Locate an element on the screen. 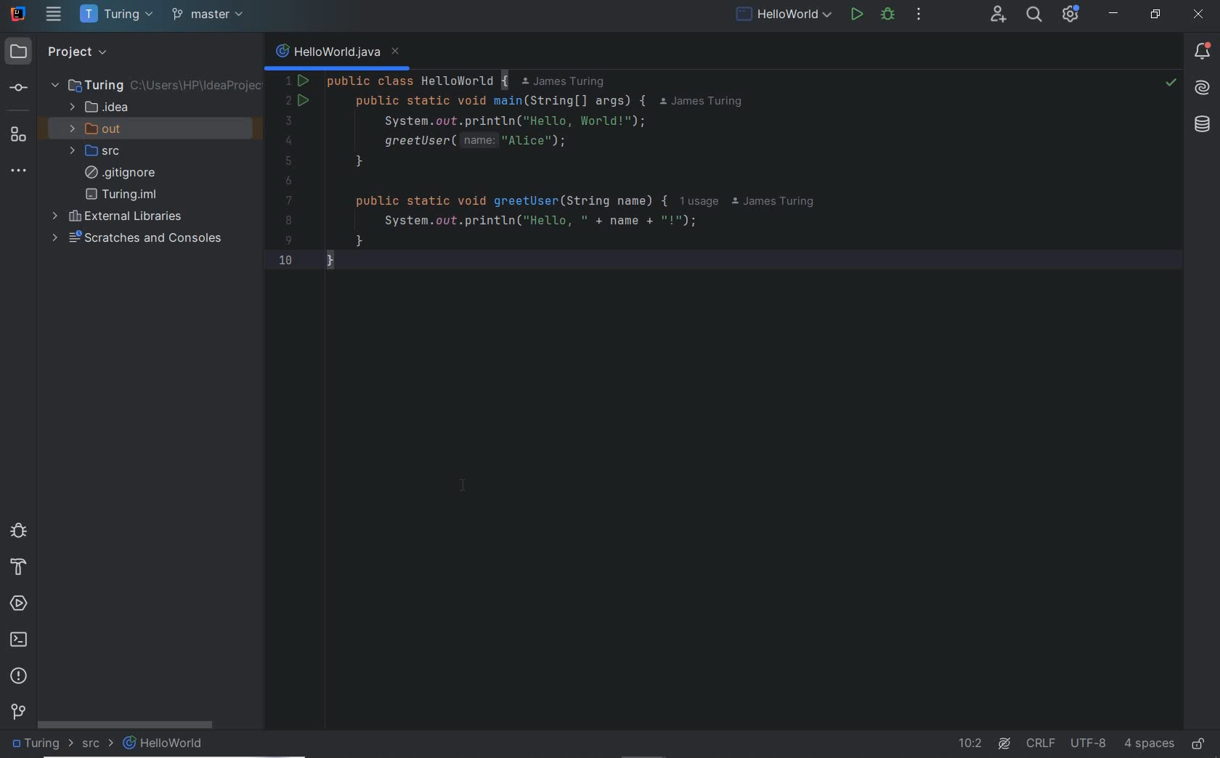 This screenshot has width=1220, height=758. more tool windows is located at coordinates (20, 171).